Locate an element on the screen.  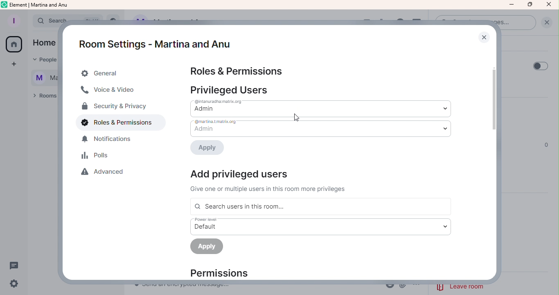
Voice and video is located at coordinates (110, 91).